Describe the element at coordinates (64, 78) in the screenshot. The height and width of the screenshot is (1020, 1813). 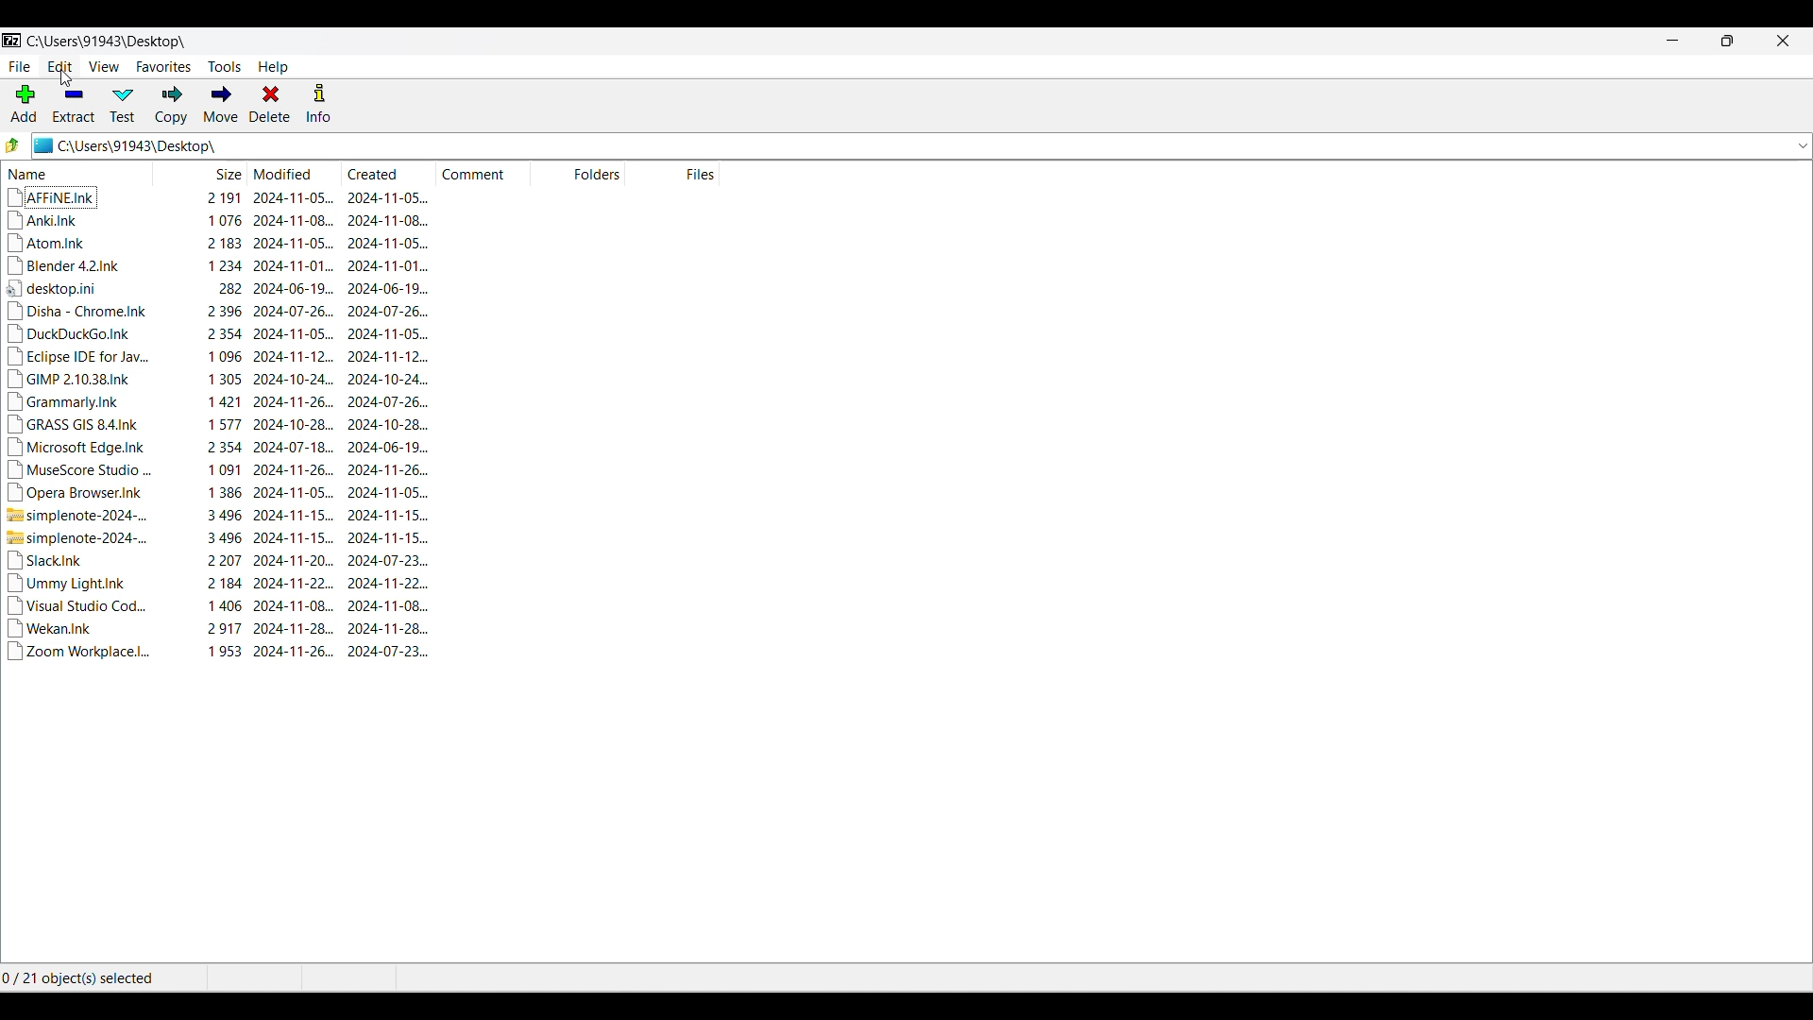
I see `cursor` at that location.